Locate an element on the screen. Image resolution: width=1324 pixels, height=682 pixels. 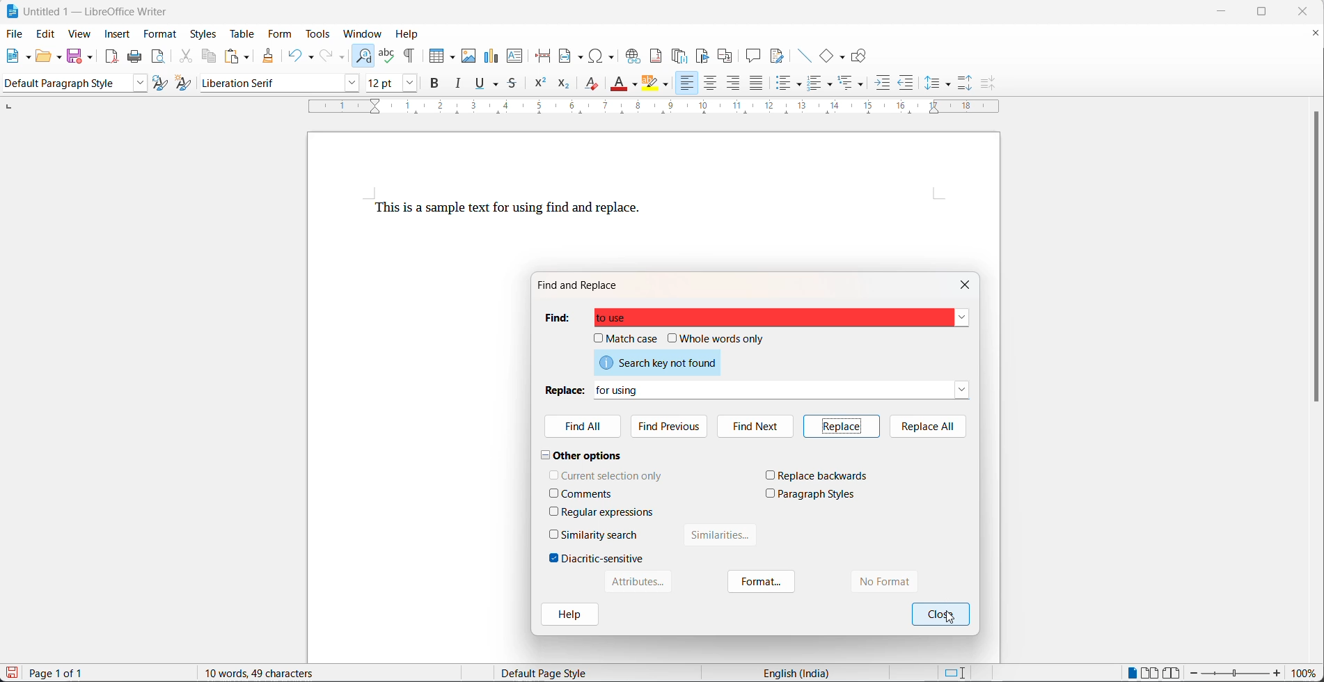
find previous is located at coordinates (672, 425).